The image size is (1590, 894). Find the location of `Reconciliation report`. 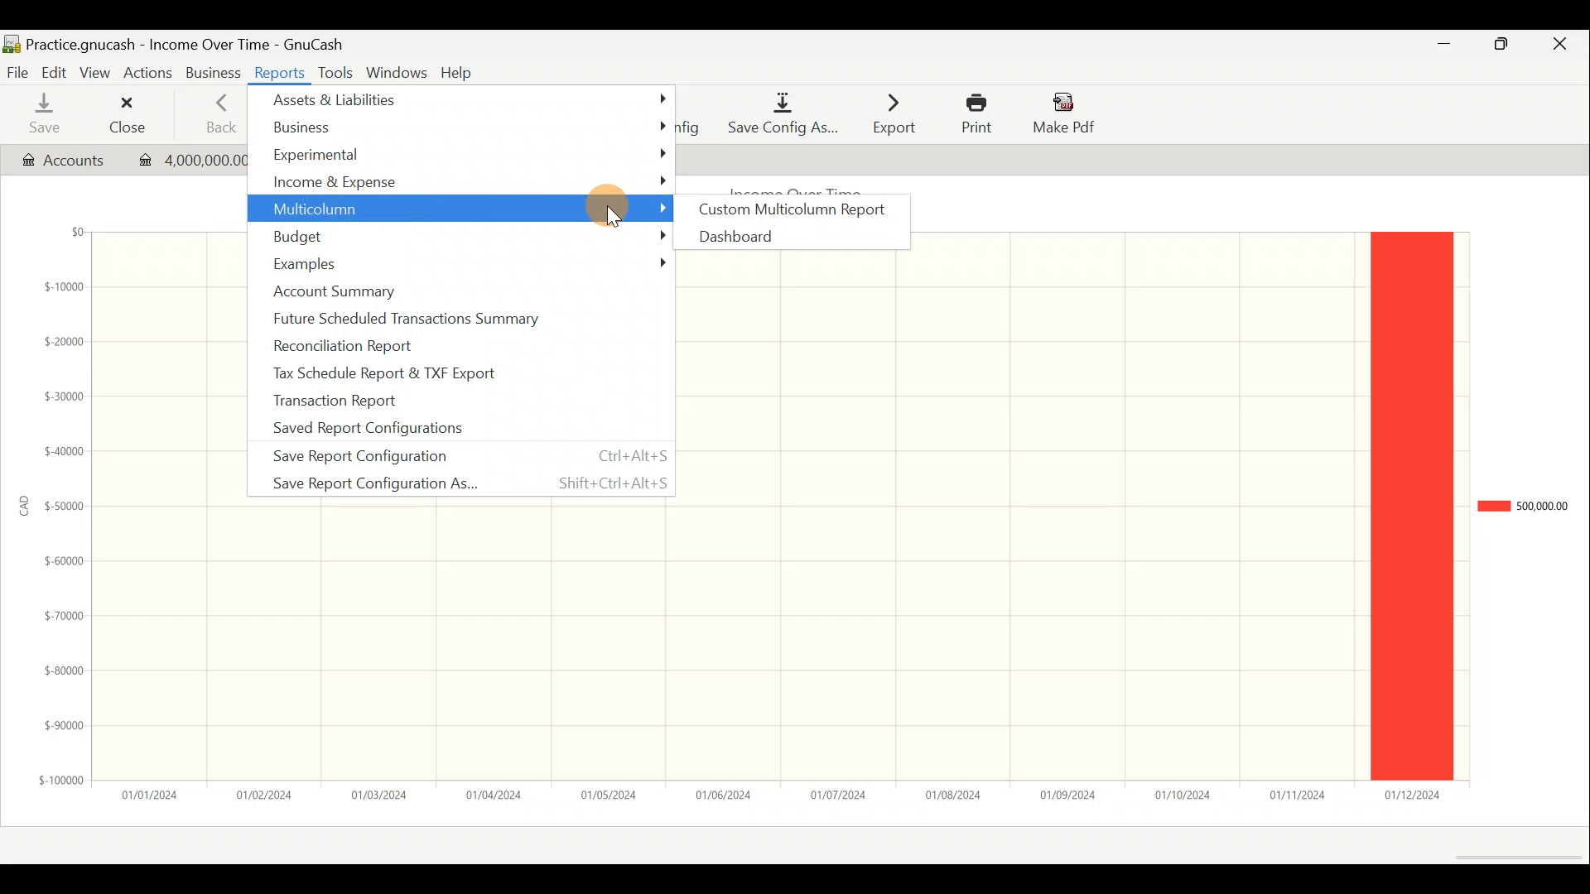

Reconciliation report is located at coordinates (450, 345).